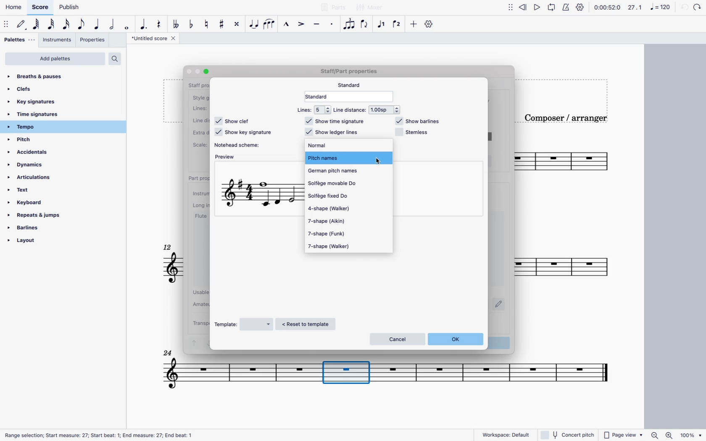 The width and height of the screenshot is (706, 441). I want to click on double toggle flat, so click(176, 24).